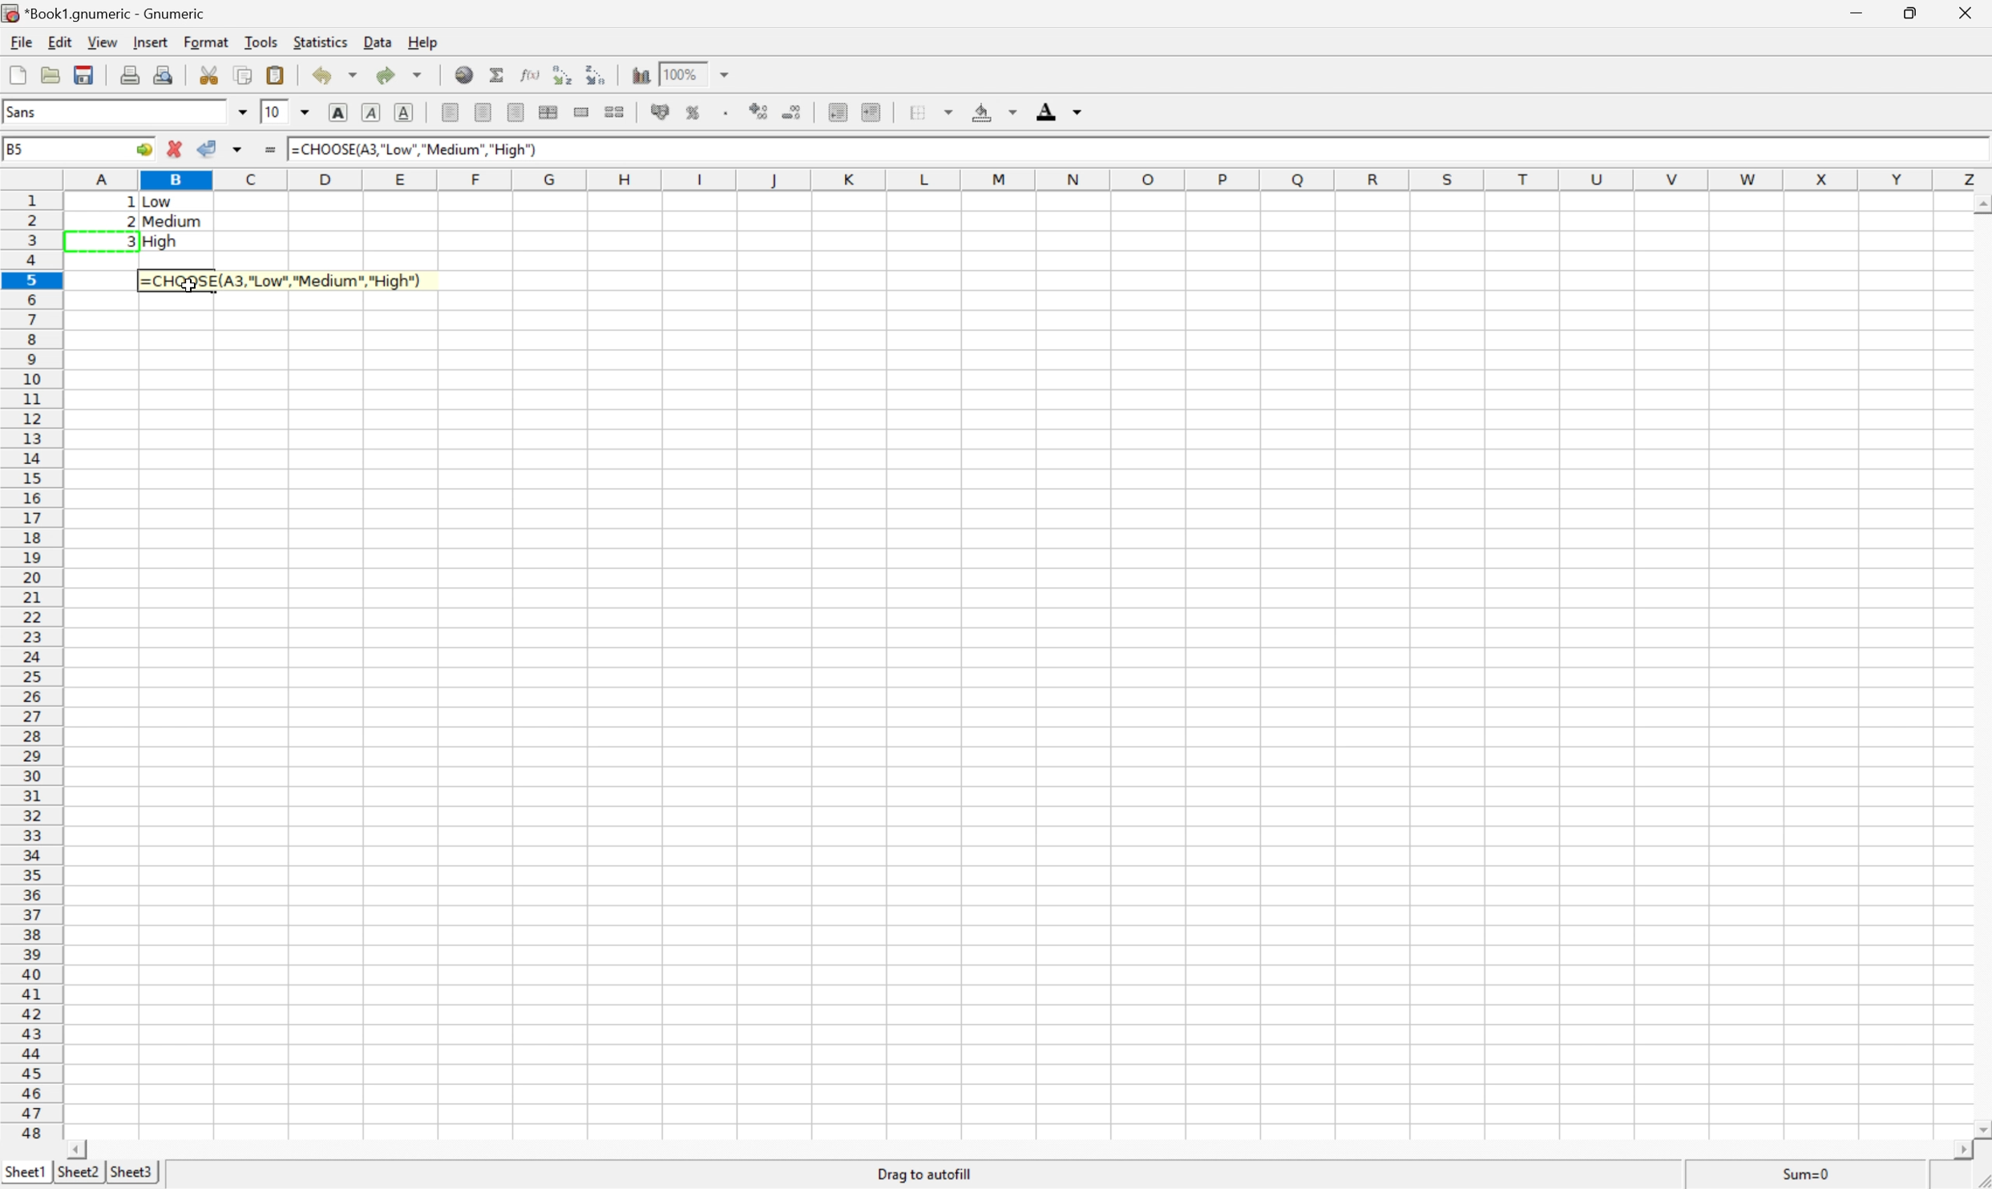 The image size is (1992, 1189). What do you see at coordinates (26, 111) in the screenshot?
I see `Sans` at bounding box center [26, 111].